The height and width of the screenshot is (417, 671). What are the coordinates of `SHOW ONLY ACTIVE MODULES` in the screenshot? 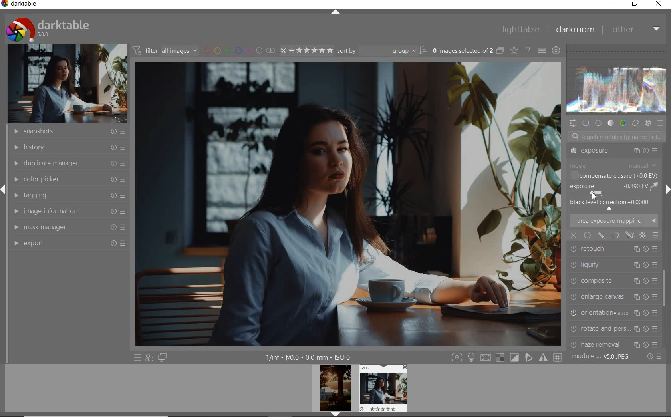 It's located at (586, 123).